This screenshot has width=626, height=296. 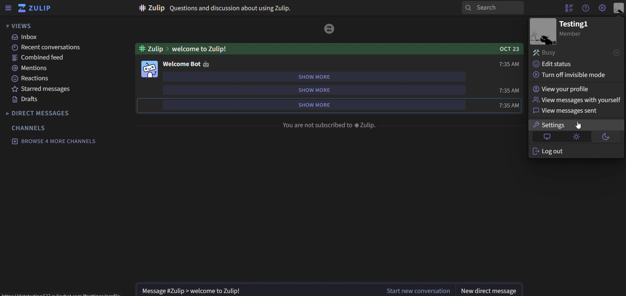 I want to click on 7:35am, so click(x=509, y=105).